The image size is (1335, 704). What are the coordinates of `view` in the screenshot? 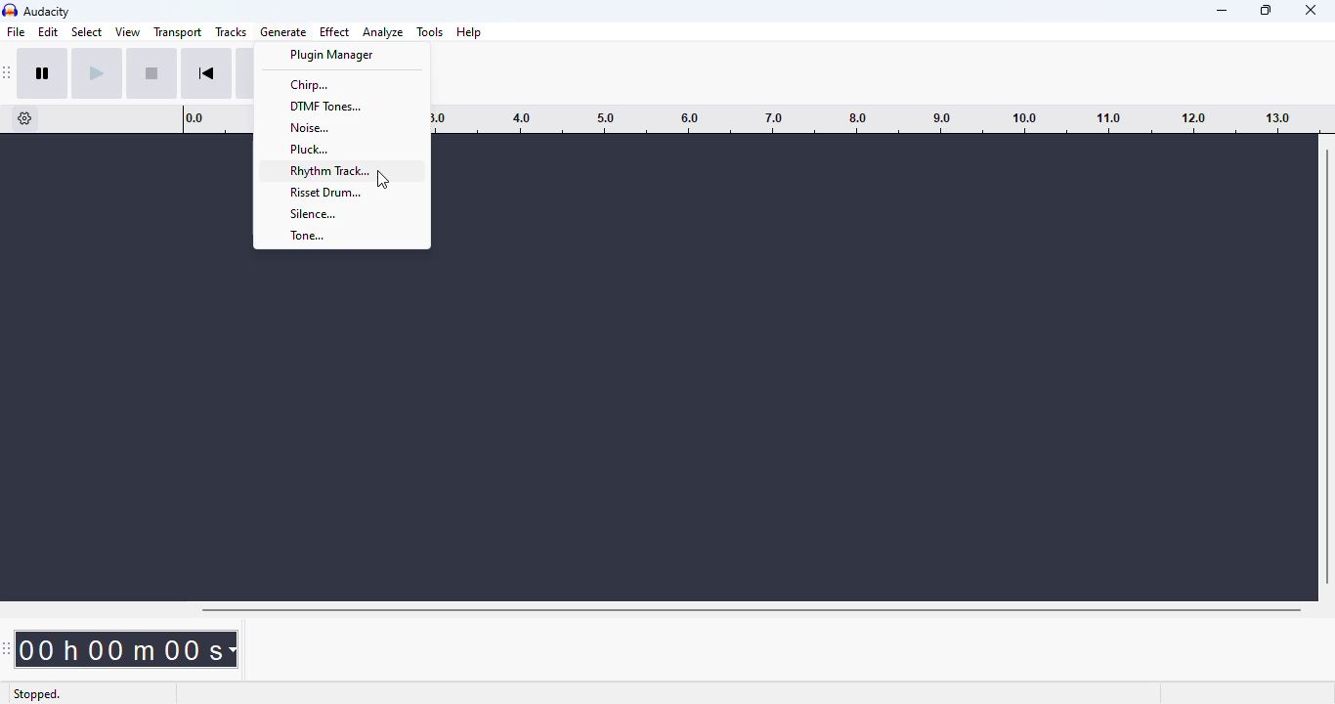 It's located at (128, 31).